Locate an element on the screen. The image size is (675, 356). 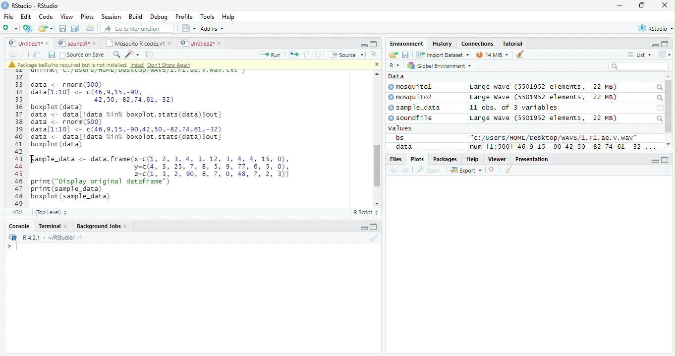
List is located at coordinates (639, 55).